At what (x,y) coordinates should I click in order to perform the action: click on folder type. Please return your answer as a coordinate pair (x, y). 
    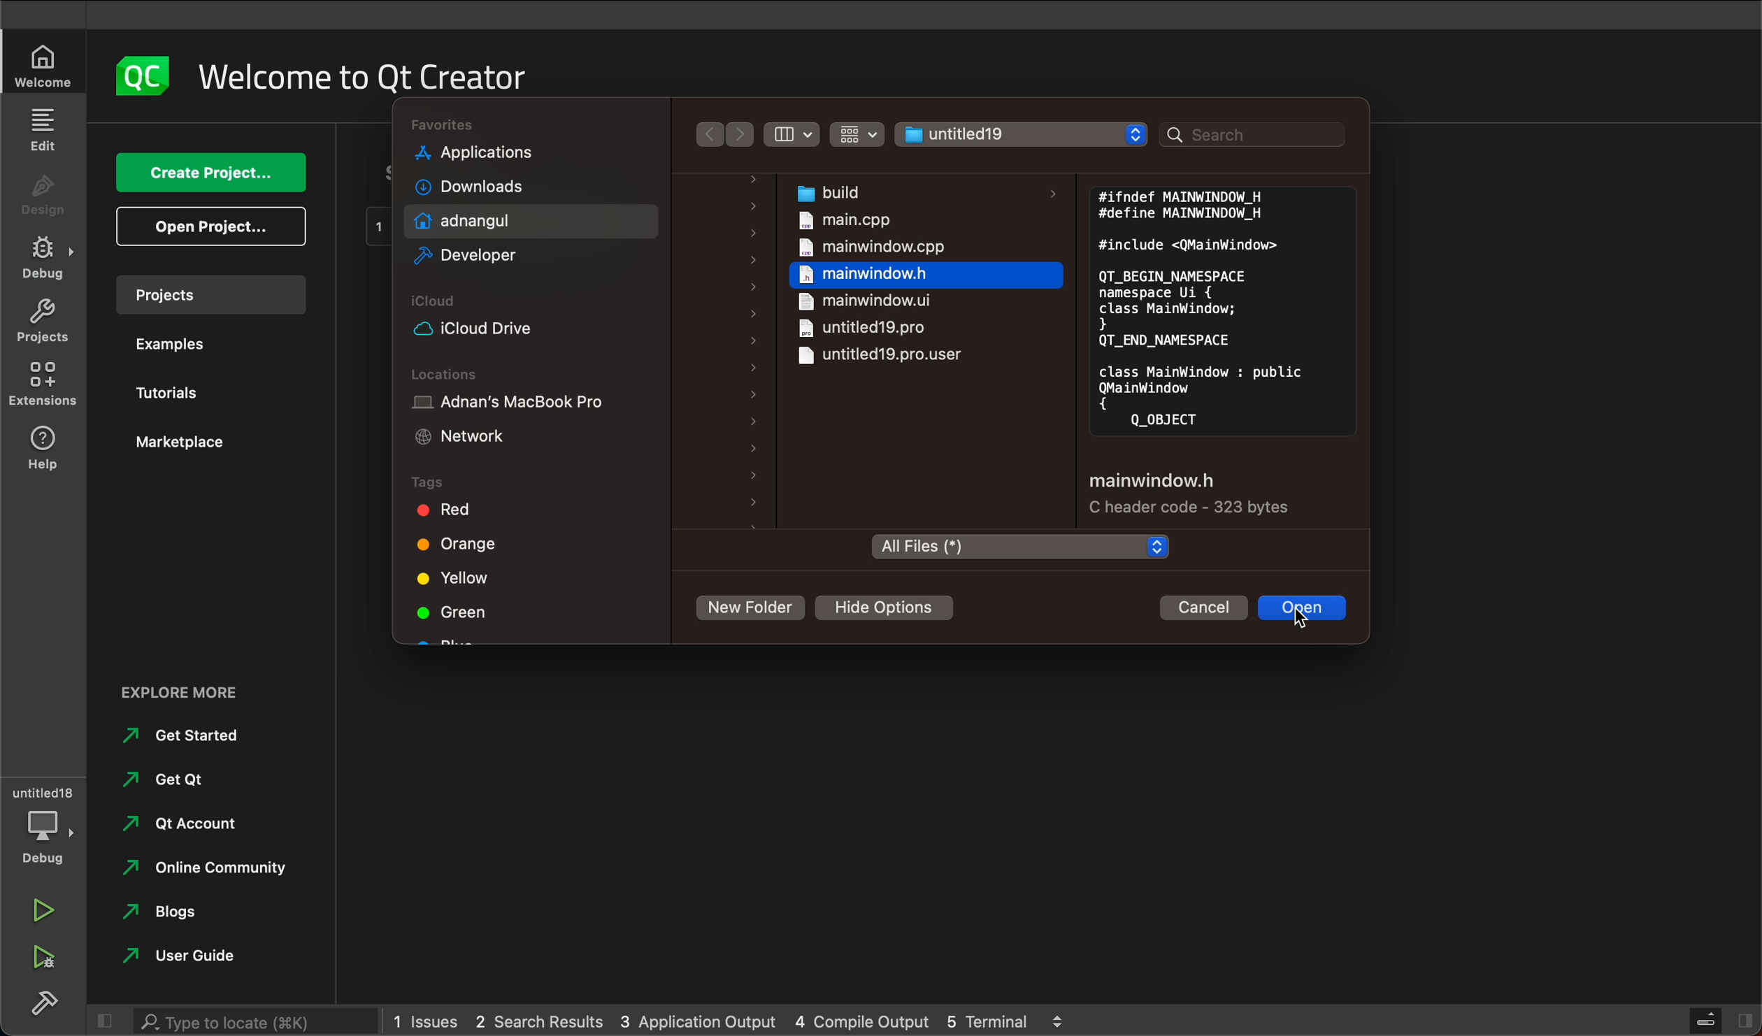
    Looking at the image, I should click on (1018, 548).